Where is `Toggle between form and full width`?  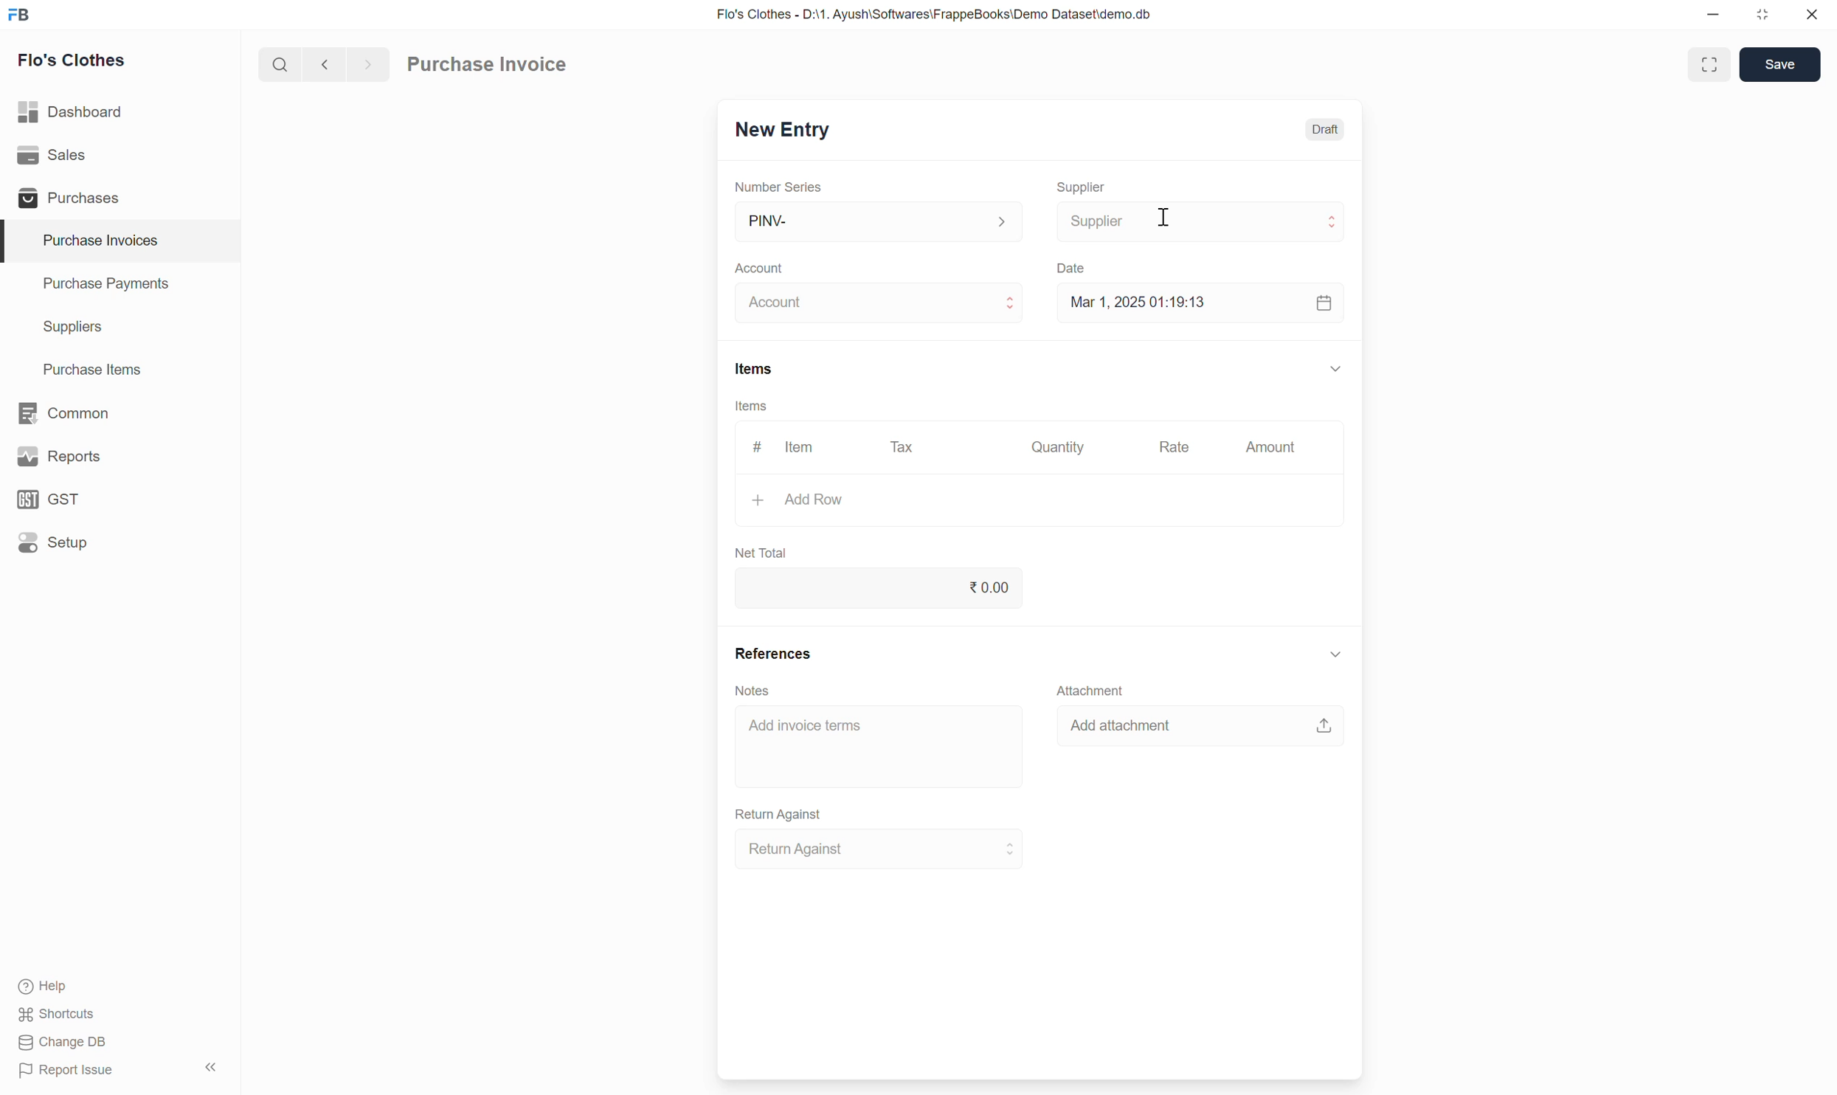
Toggle between form and full width is located at coordinates (1708, 64).